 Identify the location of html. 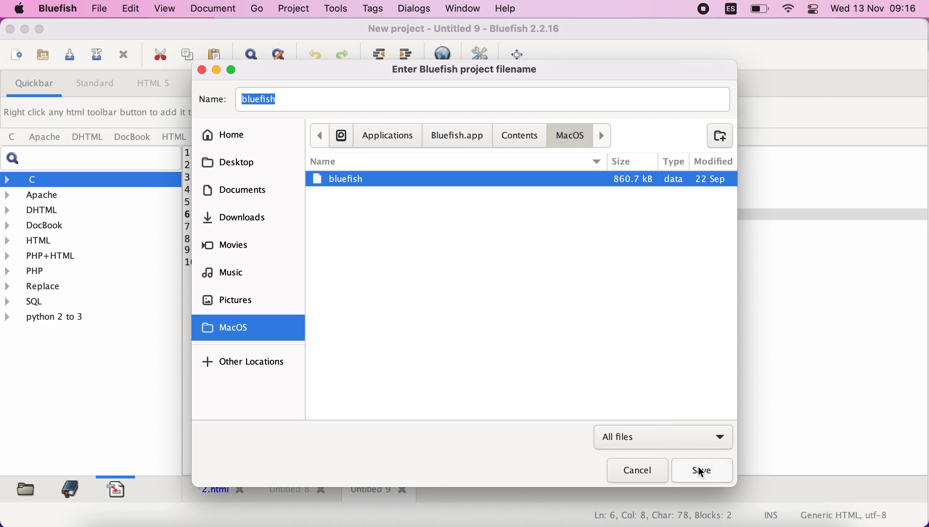
(173, 136).